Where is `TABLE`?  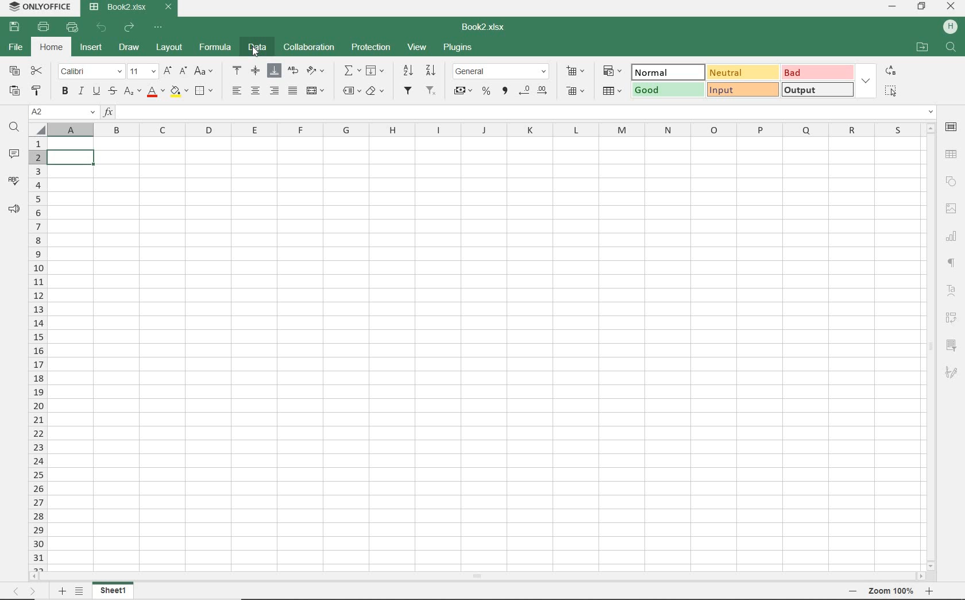
TABLE is located at coordinates (952, 154).